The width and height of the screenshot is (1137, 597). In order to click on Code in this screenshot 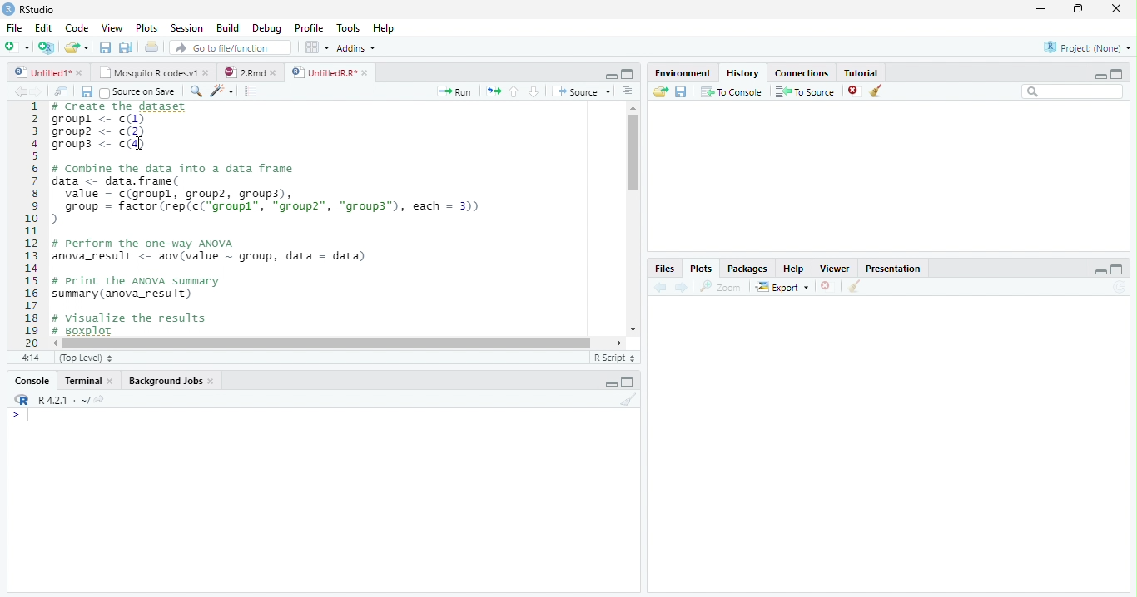, I will do `click(75, 28)`.